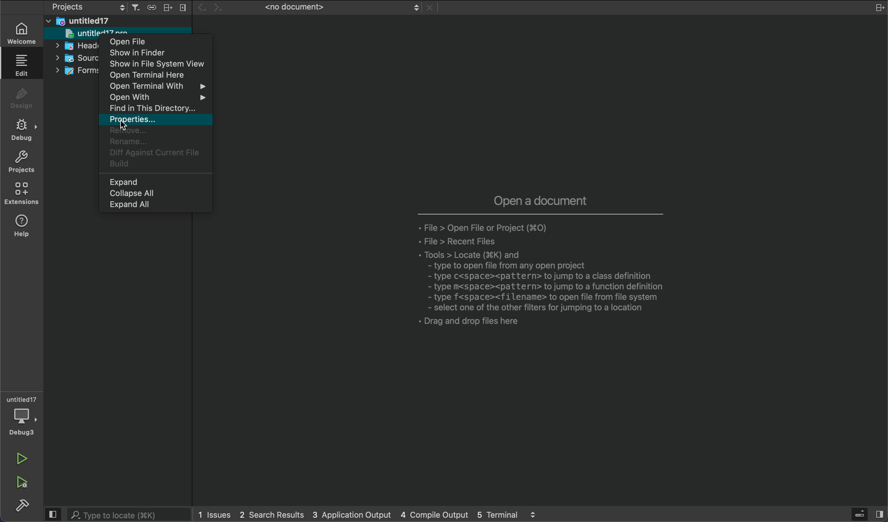  I want to click on Open a Document, so click(536, 271).